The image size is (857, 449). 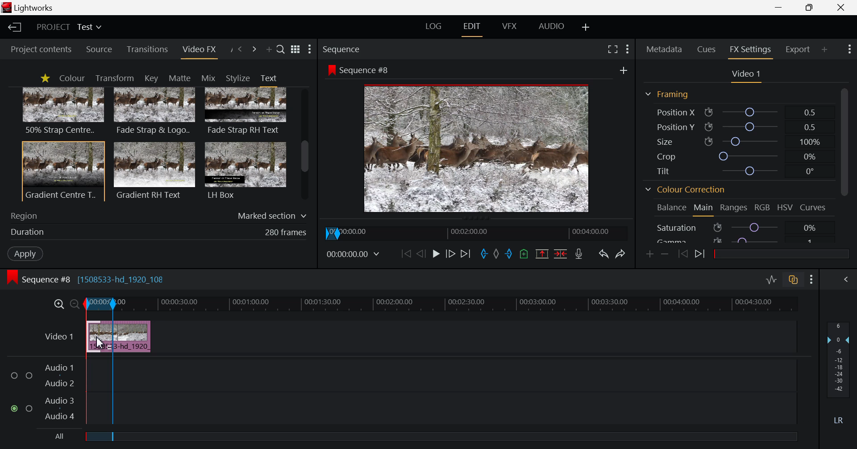 I want to click on Saturation, so click(x=736, y=227).